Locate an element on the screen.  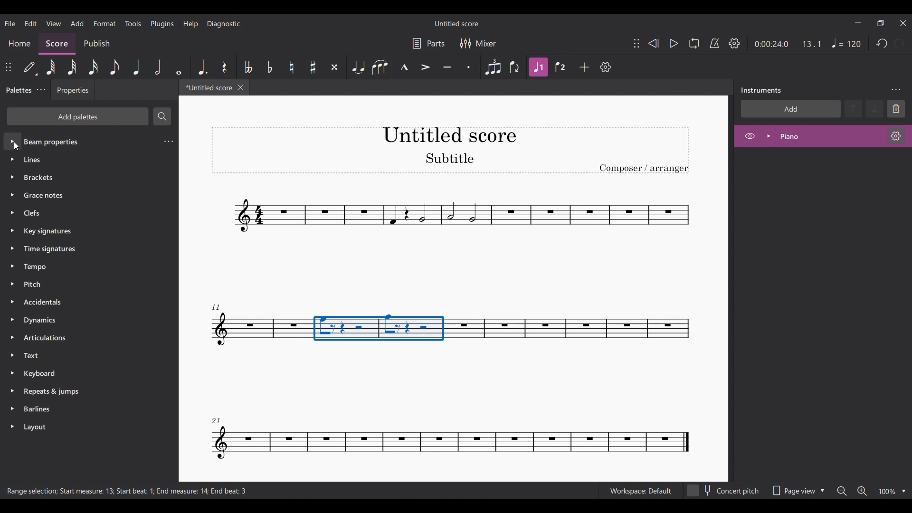
Tuplet is located at coordinates (493, 67).